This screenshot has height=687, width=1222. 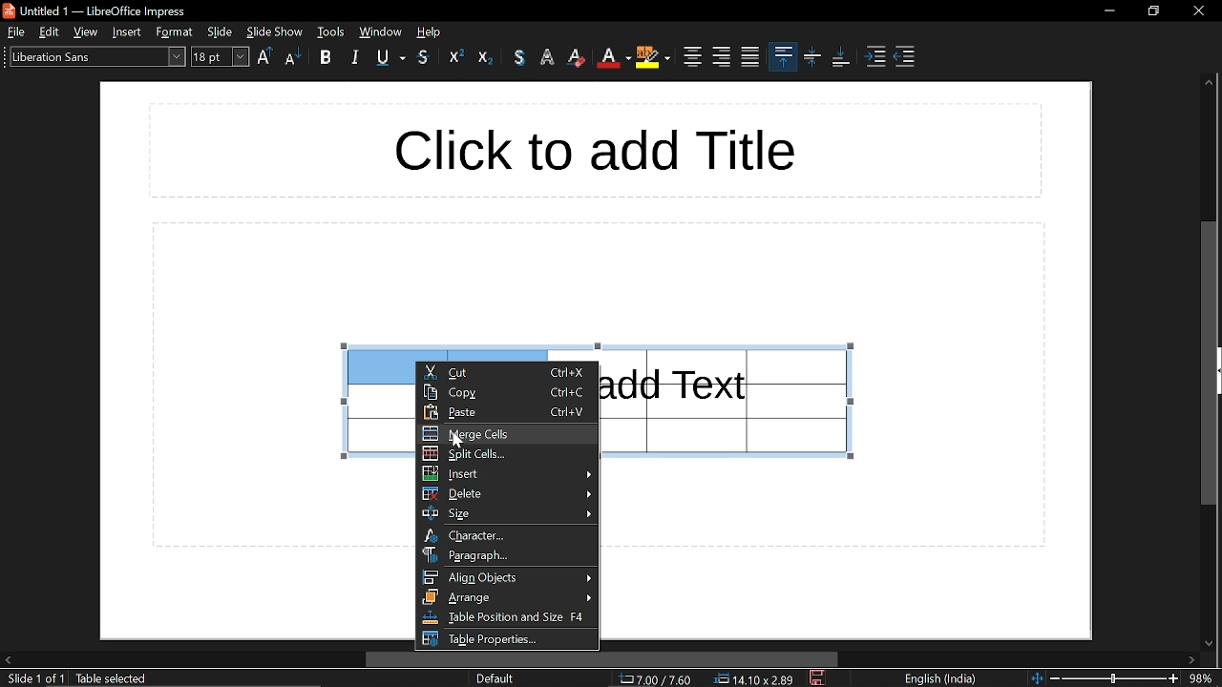 I want to click on Delete, so click(x=505, y=494).